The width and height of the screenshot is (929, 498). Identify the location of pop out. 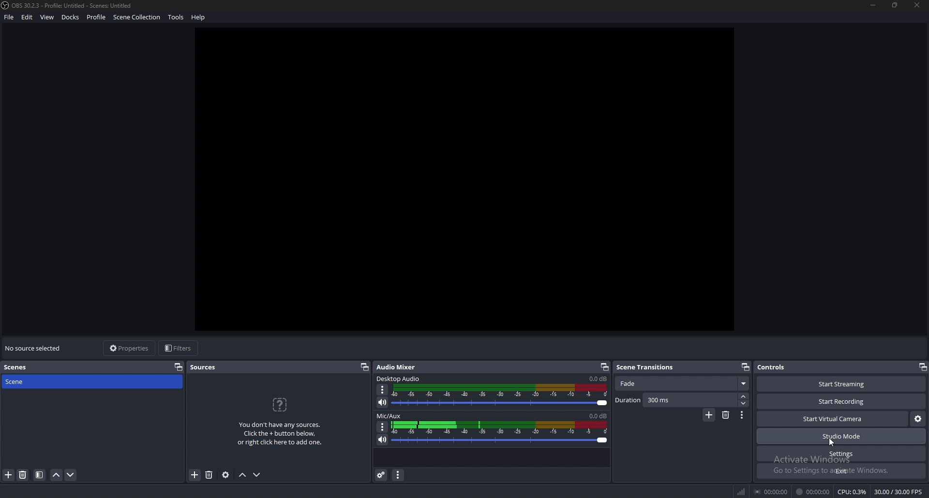
(922, 366).